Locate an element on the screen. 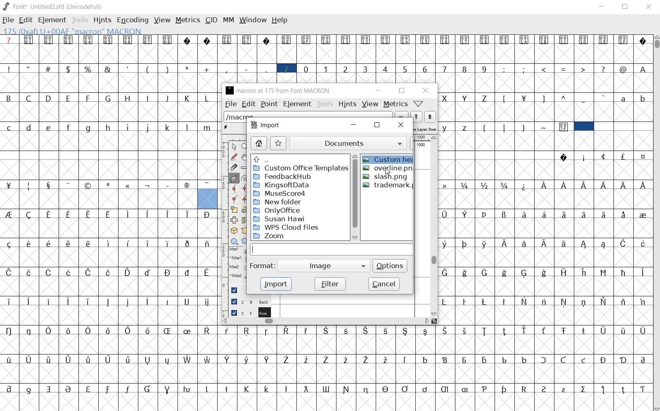 Image resolution: width=660 pixels, height=411 pixels. Symbol is located at coordinates (387, 359).